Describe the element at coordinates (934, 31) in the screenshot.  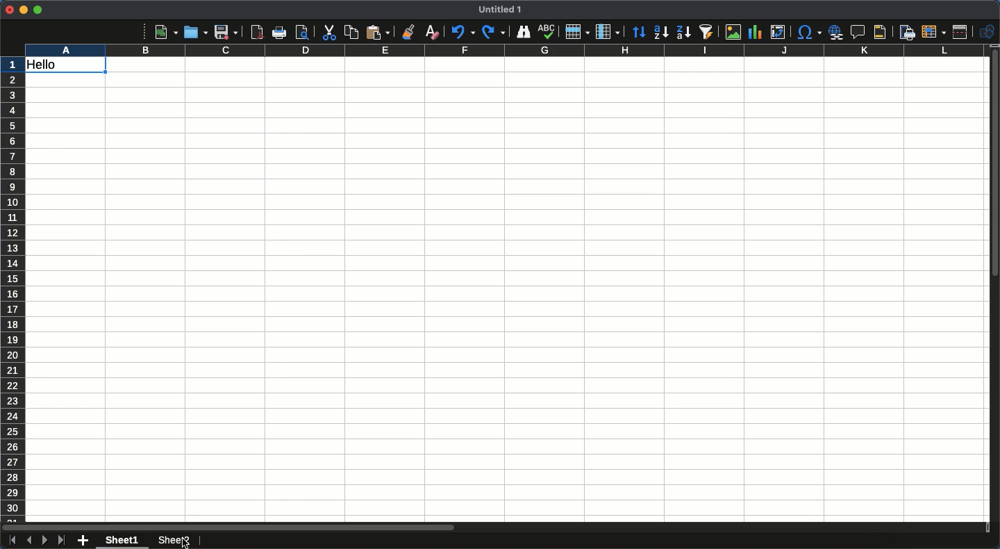
I see `Freeze rows and columns` at that location.